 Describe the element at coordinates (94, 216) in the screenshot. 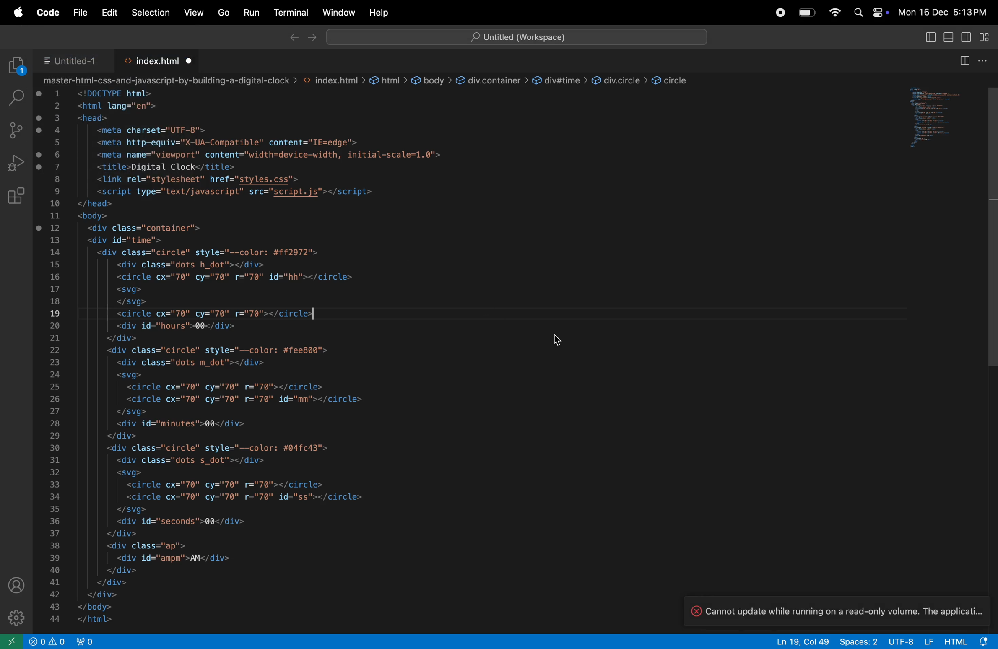

I see `<body>` at that location.